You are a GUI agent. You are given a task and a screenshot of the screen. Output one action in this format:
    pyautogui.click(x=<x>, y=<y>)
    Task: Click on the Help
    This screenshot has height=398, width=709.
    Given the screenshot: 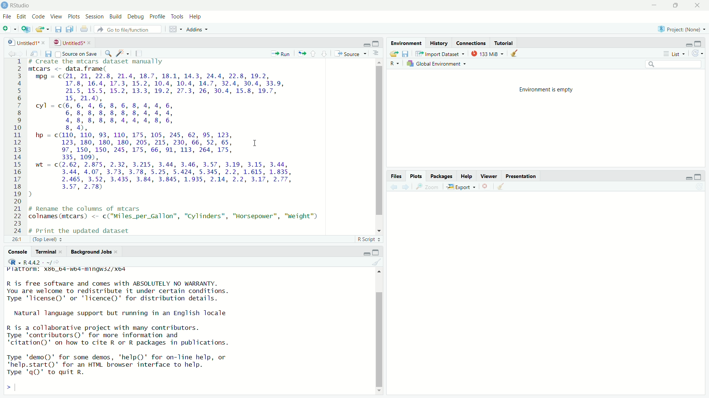 What is the action you would take?
    pyautogui.click(x=467, y=177)
    